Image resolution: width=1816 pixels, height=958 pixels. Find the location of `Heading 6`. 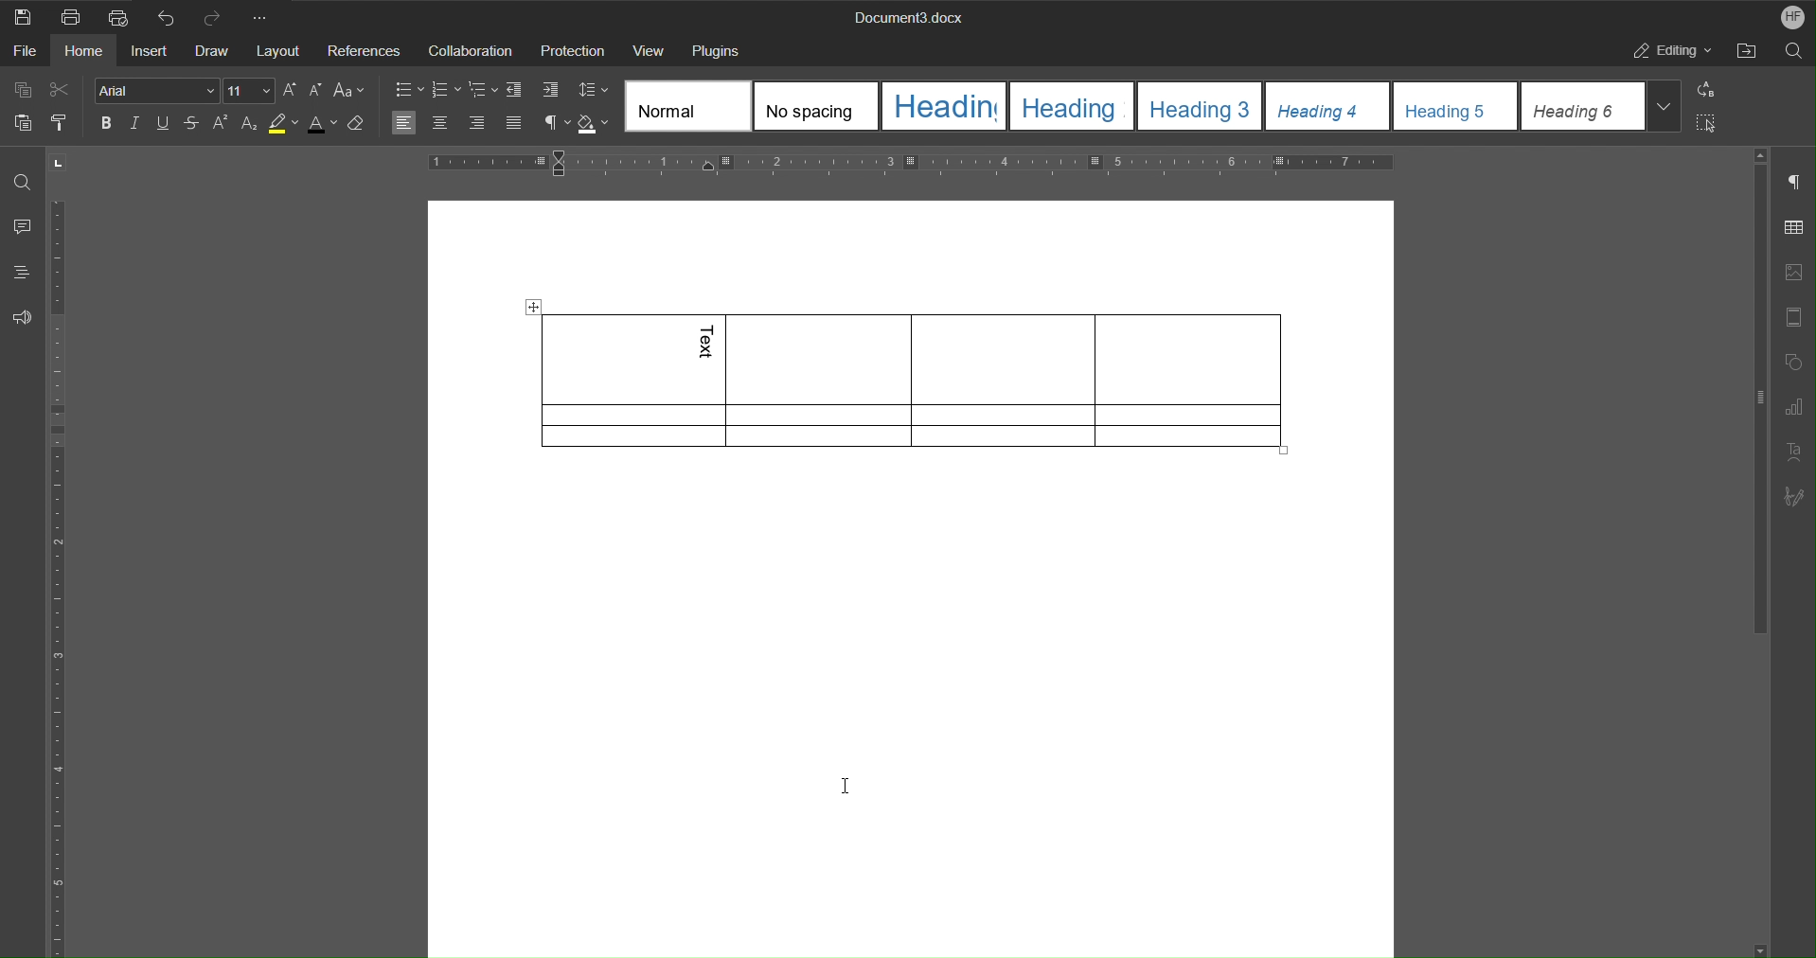

Heading 6 is located at coordinates (1584, 107).